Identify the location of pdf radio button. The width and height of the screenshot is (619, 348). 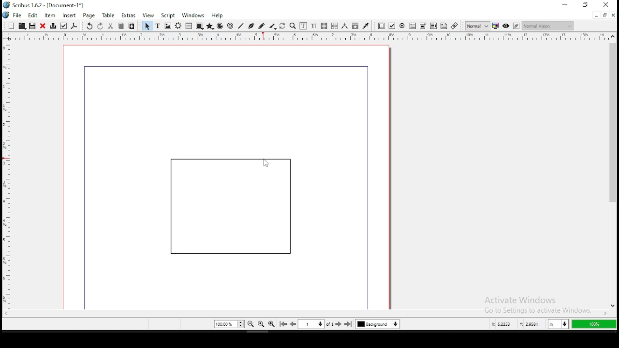
(402, 26).